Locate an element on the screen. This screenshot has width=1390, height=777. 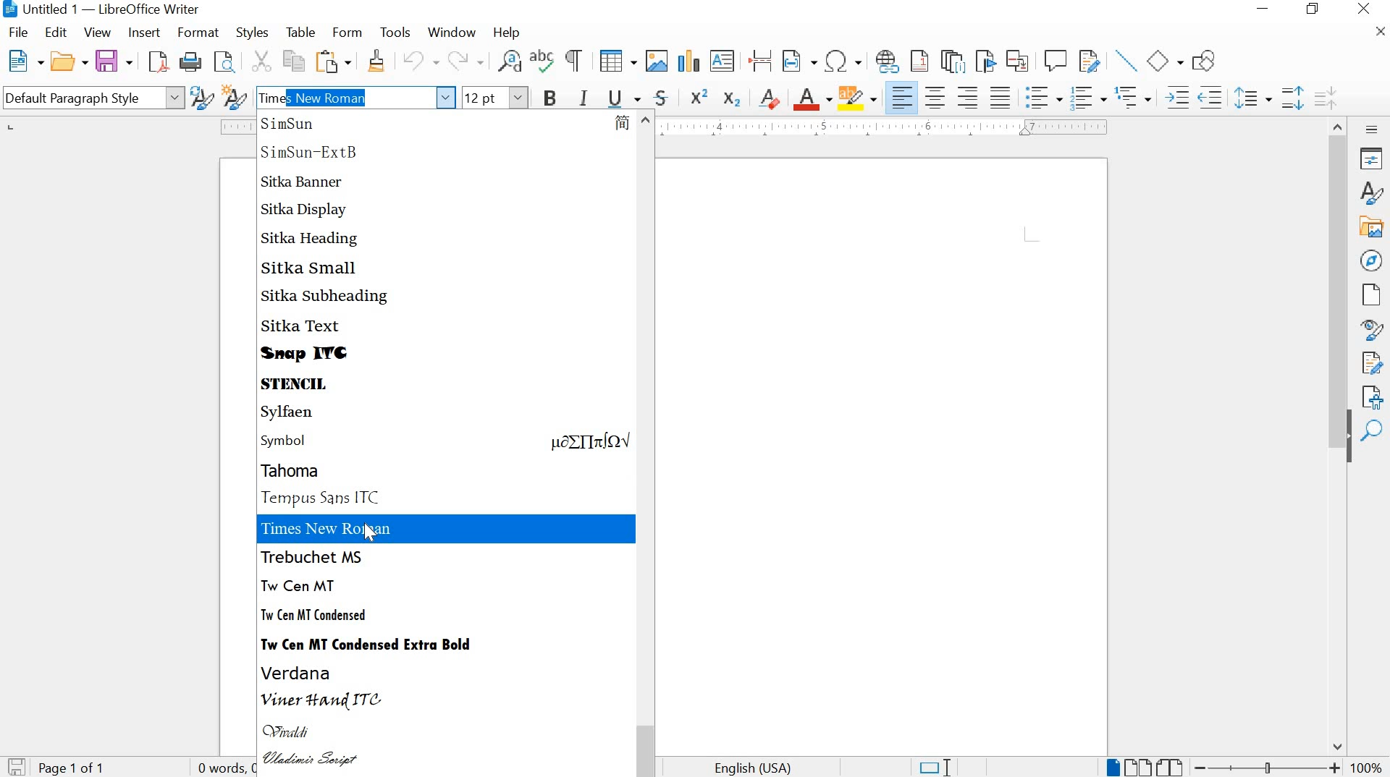
FIND AND REPLACE is located at coordinates (508, 61).